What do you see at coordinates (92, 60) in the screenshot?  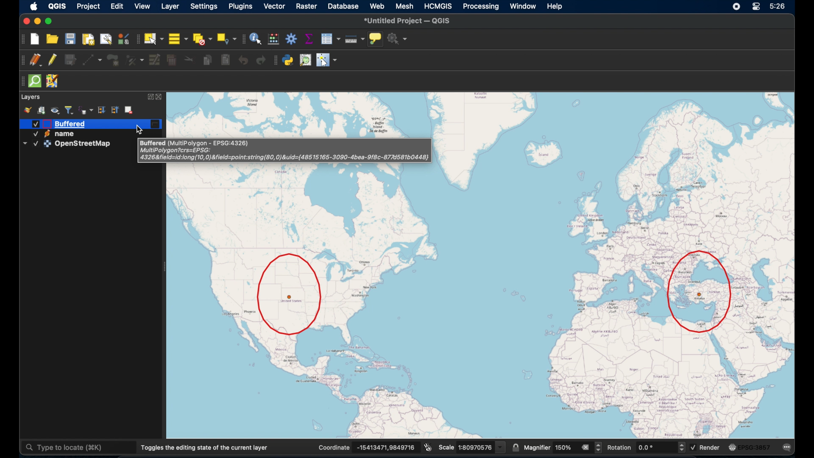 I see `digitize with segment` at bounding box center [92, 60].